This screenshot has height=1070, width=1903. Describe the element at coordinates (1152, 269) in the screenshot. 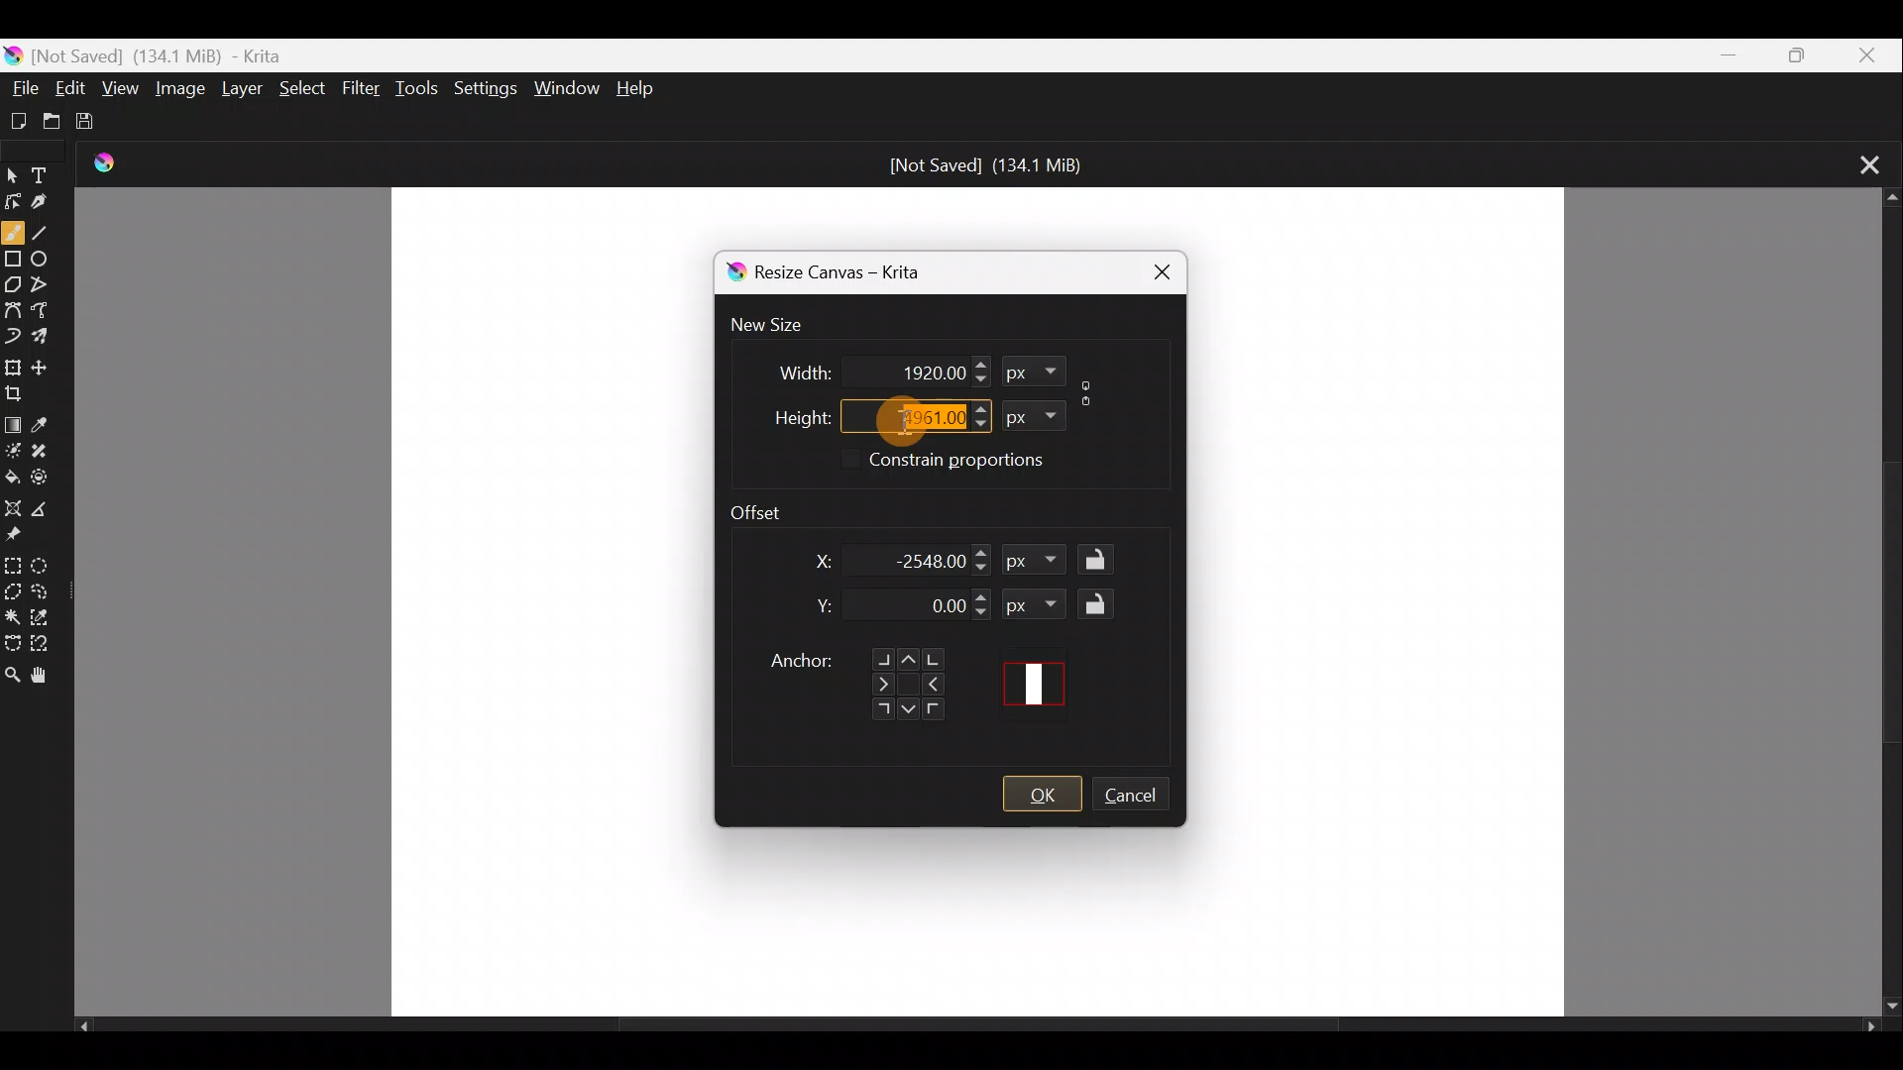

I see `Close` at that location.